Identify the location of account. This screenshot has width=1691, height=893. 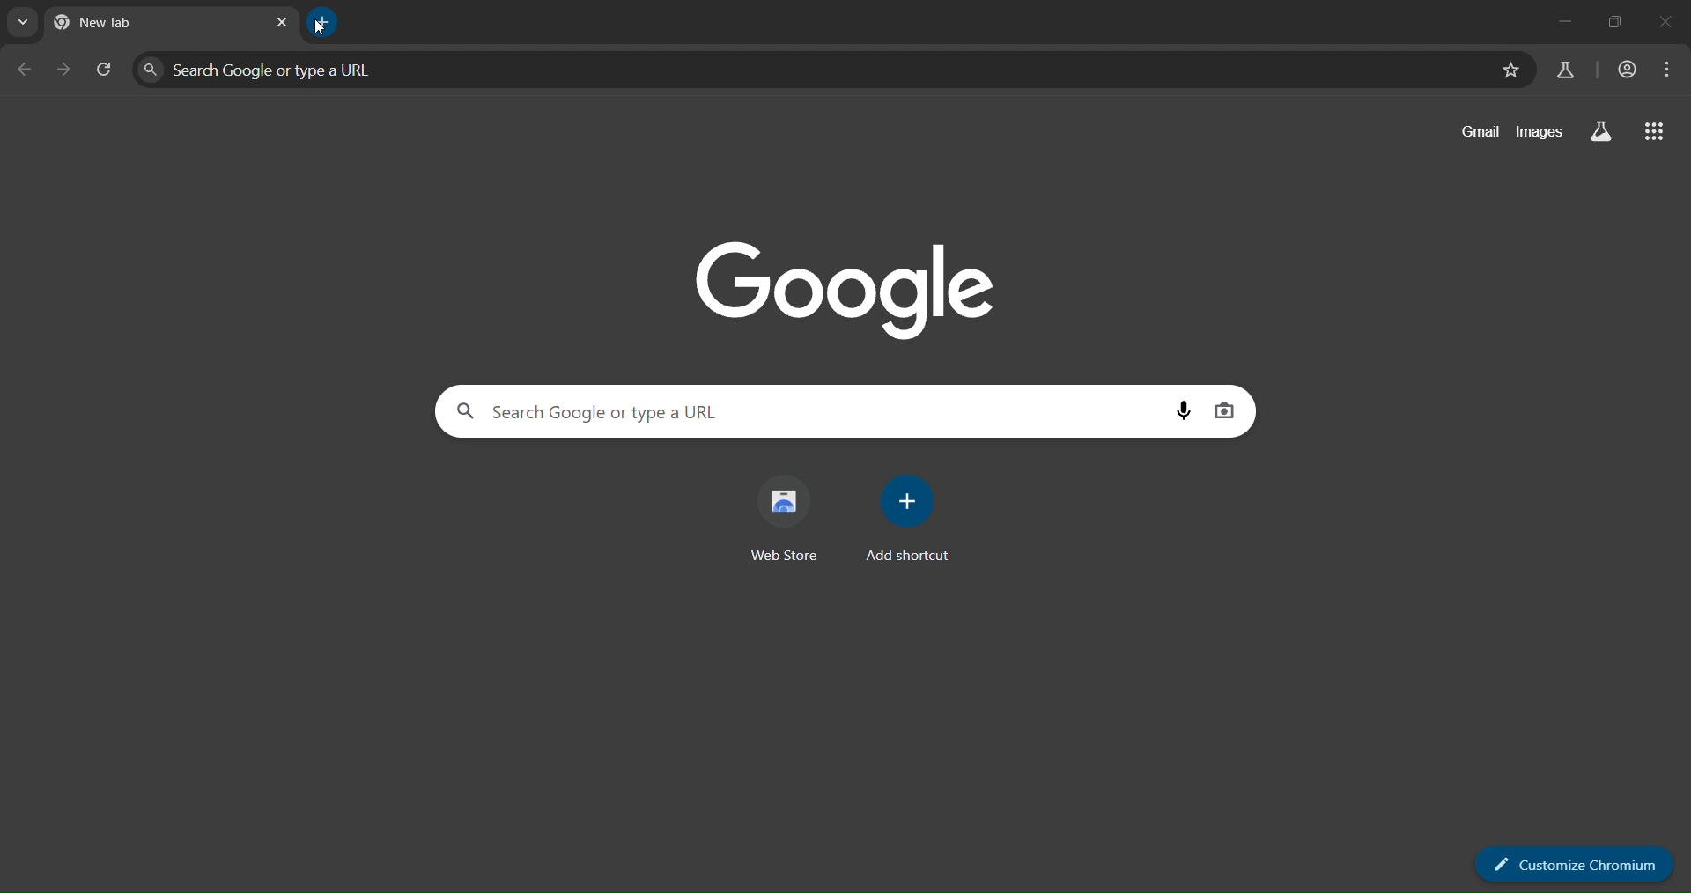
(1628, 71).